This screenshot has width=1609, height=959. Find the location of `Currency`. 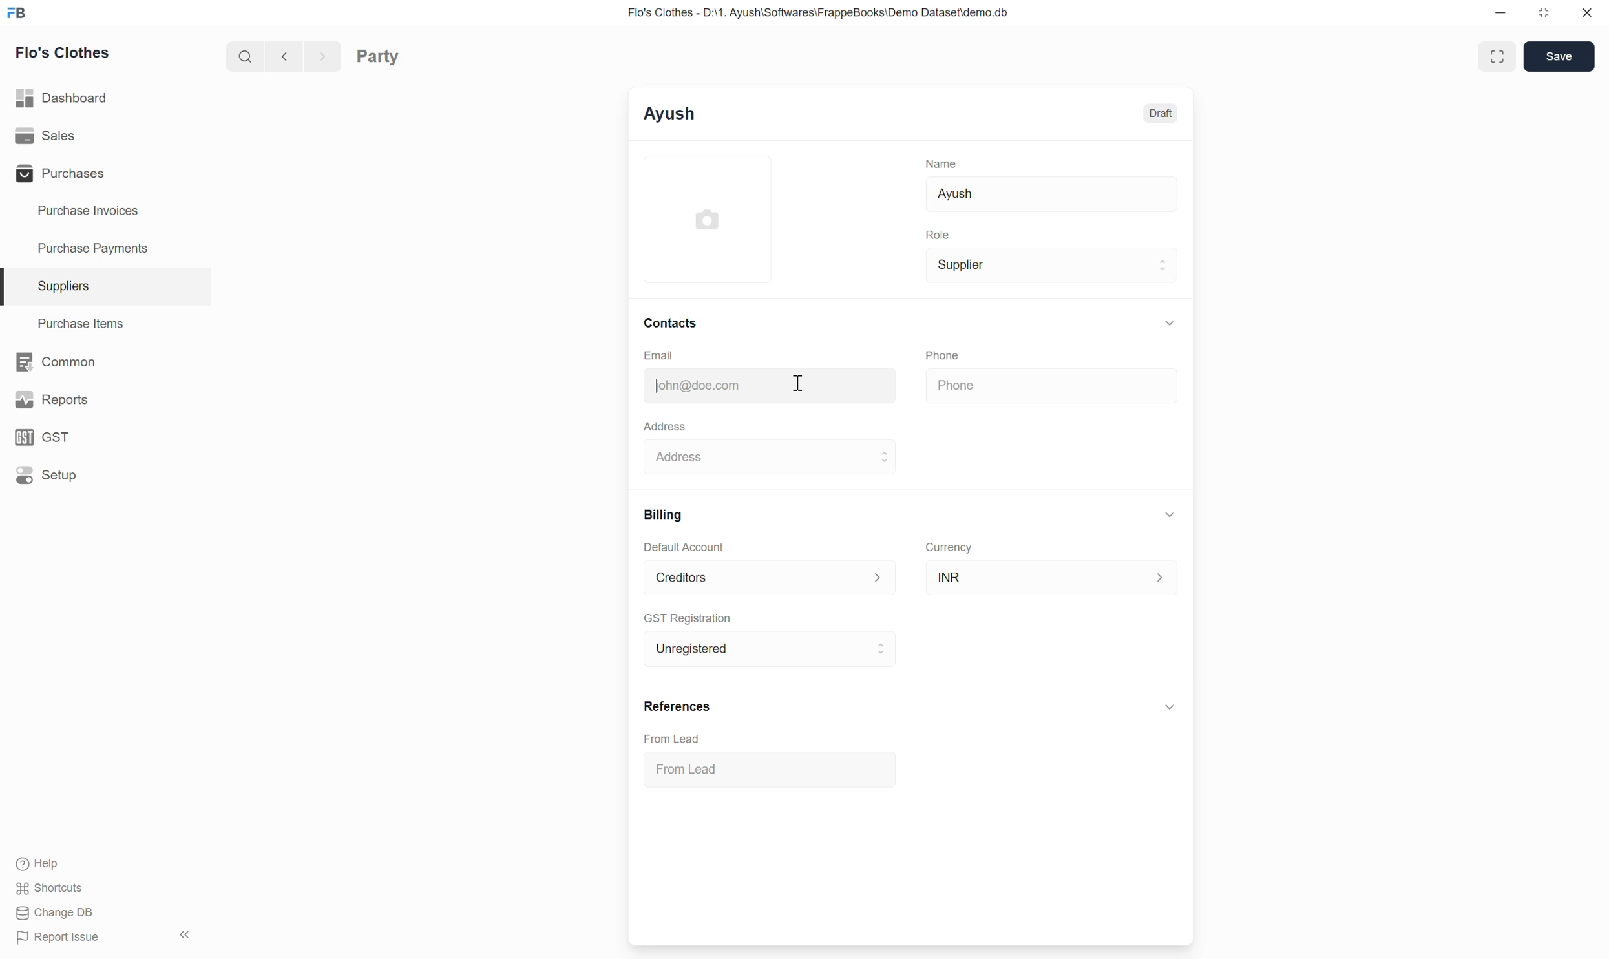

Currency is located at coordinates (949, 548).